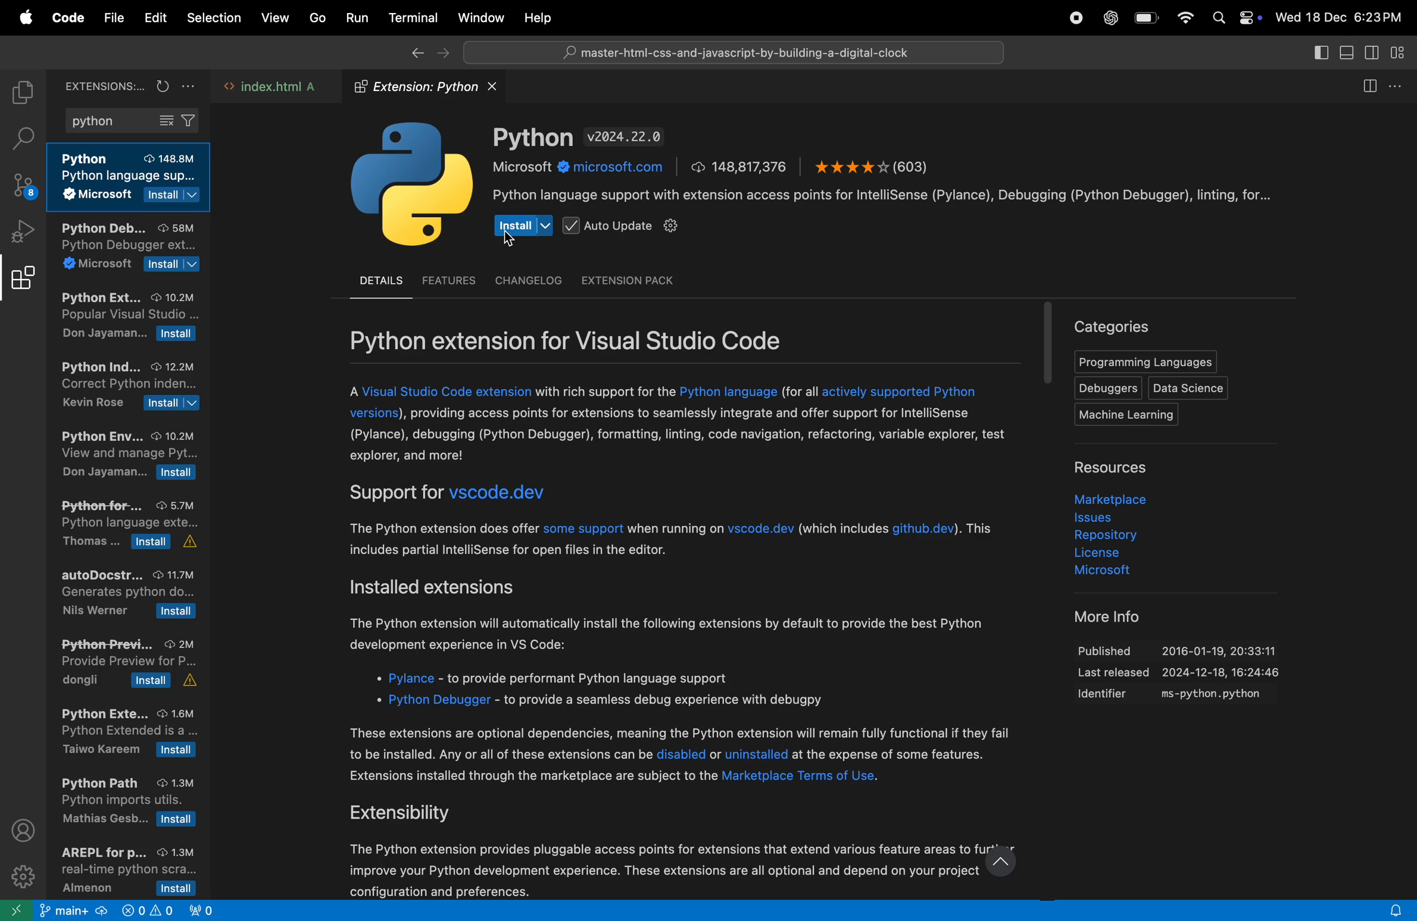 The height and width of the screenshot is (921, 1417). I want to click on resources, so click(1122, 468).